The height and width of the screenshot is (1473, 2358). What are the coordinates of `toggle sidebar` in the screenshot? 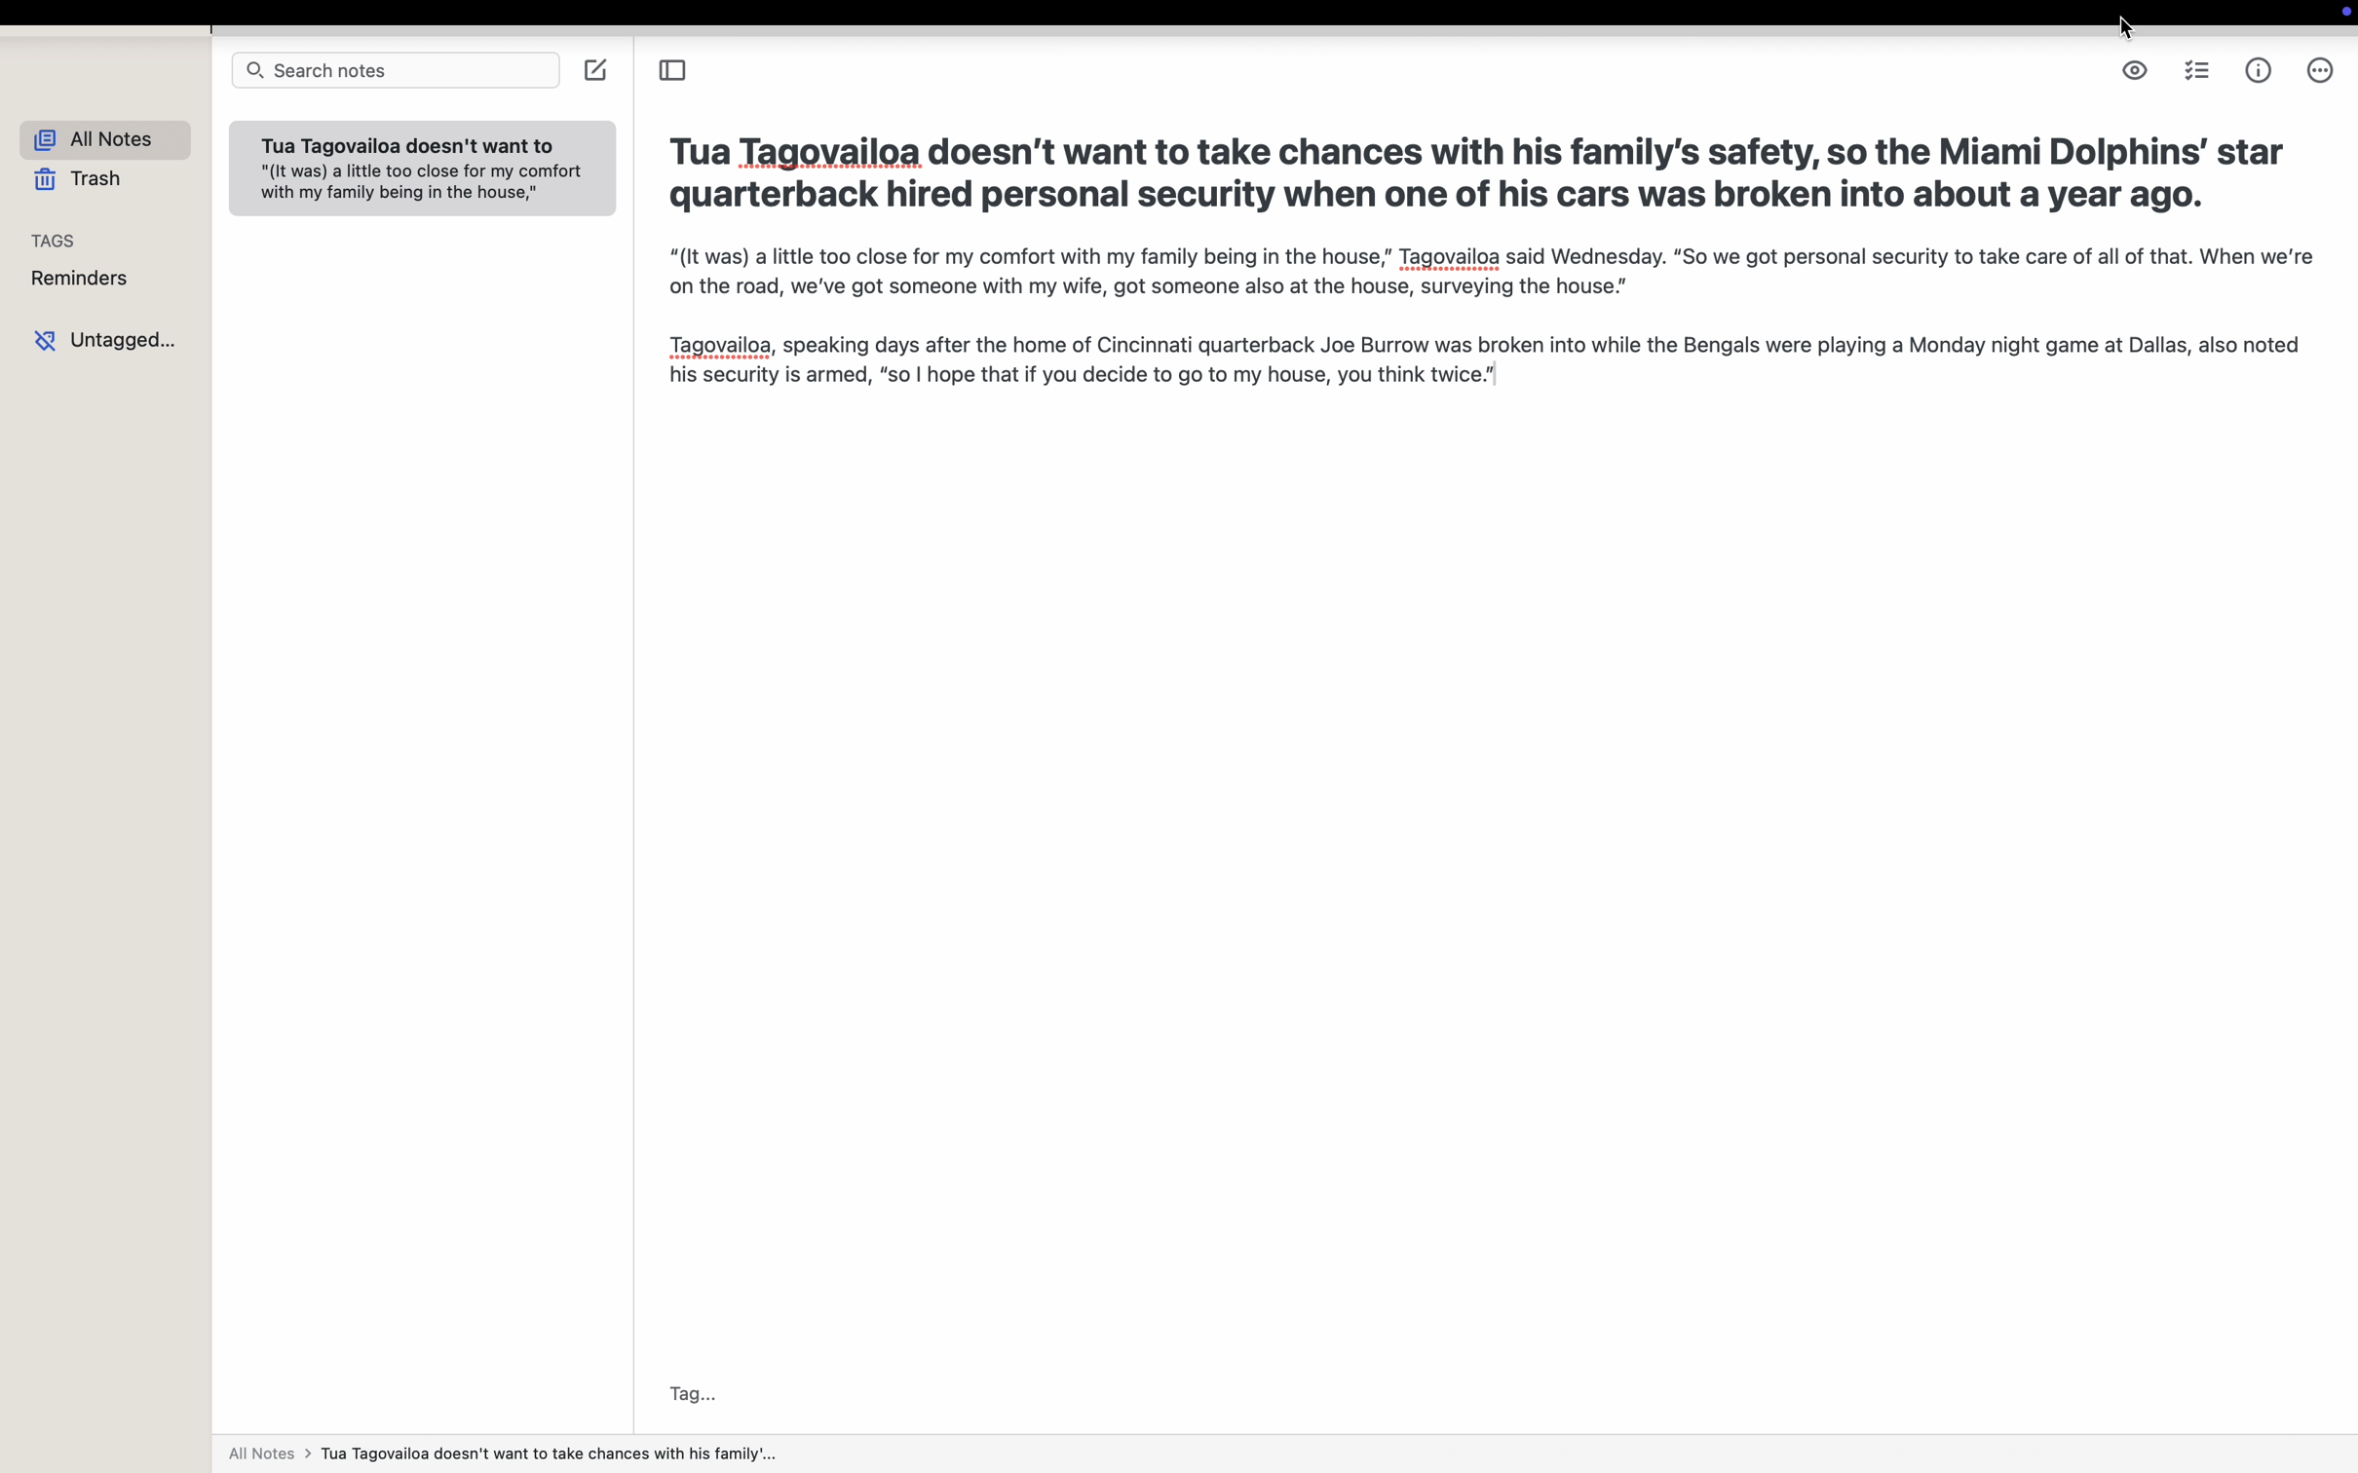 It's located at (672, 67).